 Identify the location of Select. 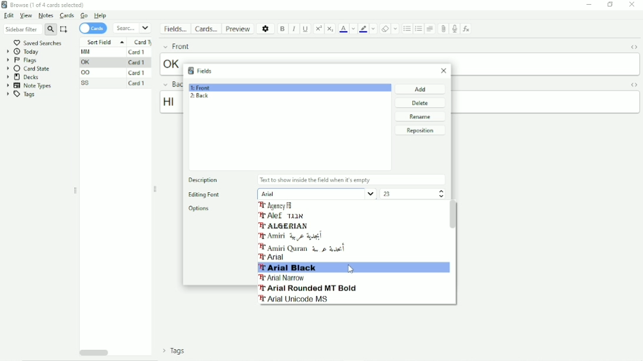
(64, 29).